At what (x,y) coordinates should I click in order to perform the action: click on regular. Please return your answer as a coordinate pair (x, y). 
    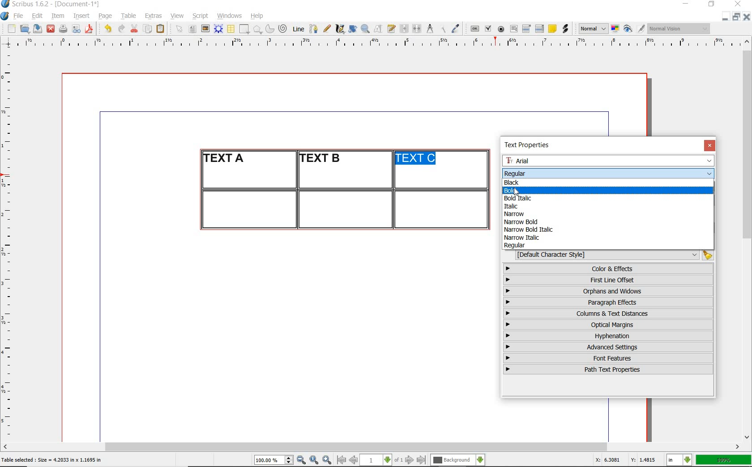
    Looking at the image, I should click on (514, 173).